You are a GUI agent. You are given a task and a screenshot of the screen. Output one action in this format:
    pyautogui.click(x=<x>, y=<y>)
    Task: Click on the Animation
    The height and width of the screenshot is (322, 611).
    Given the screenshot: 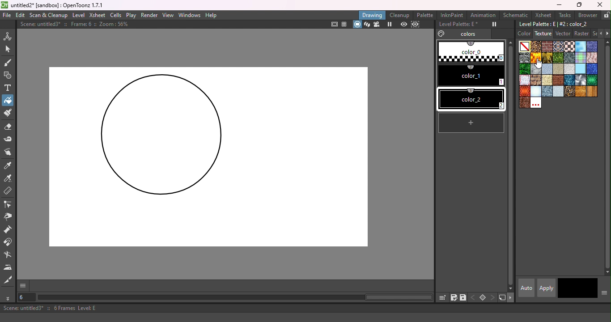 What is the action you would take?
    pyautogui.click(x=483, y=15)
    